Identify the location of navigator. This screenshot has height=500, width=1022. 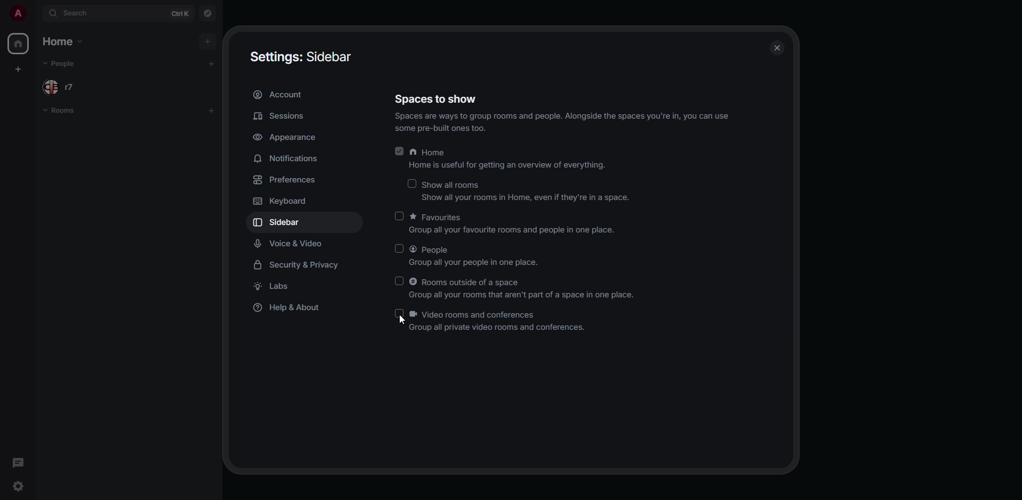
(207, 15).